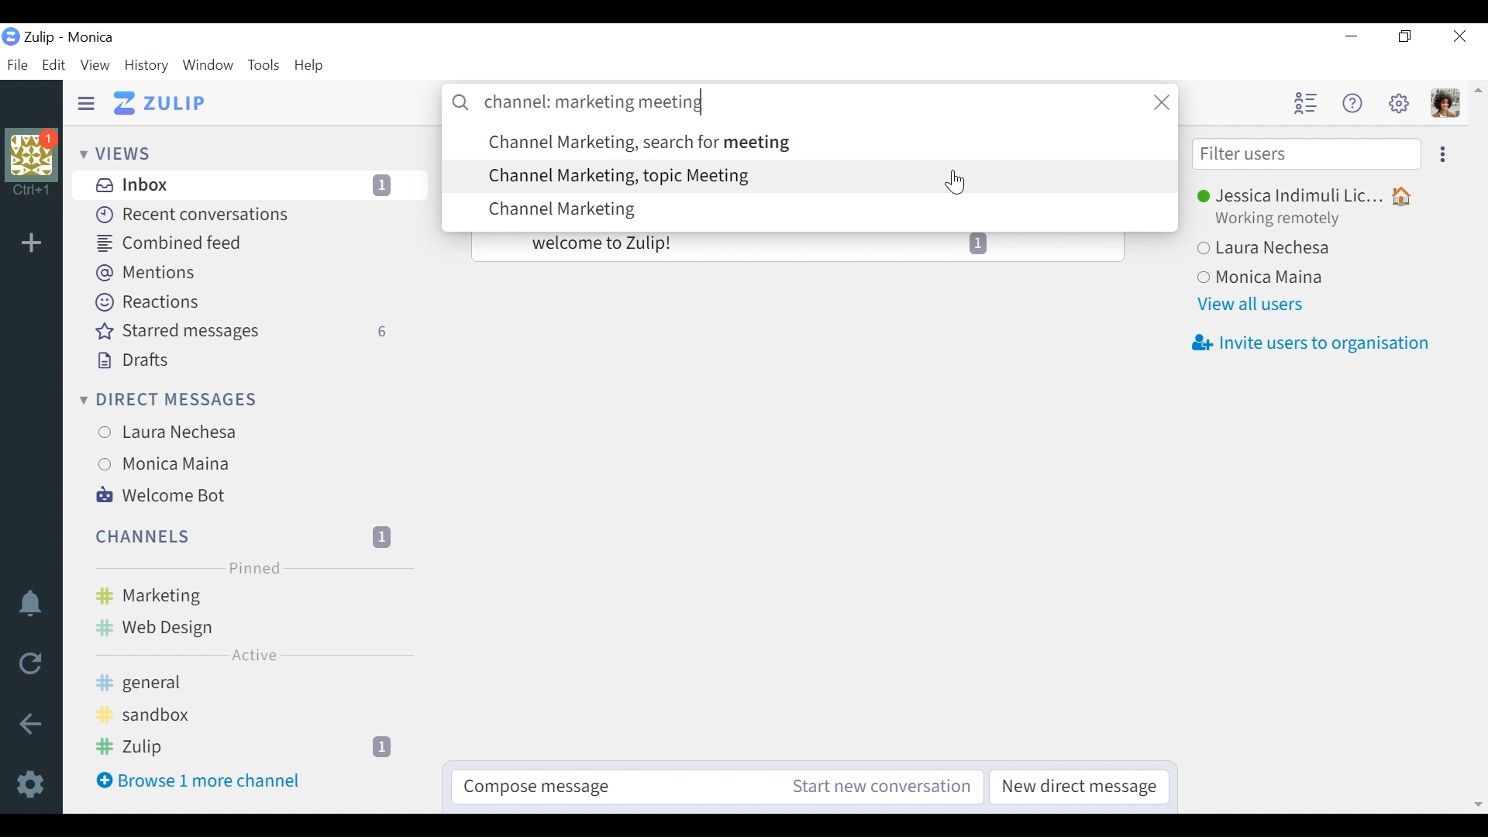  I want to click on sandbox, so click(257, 711).